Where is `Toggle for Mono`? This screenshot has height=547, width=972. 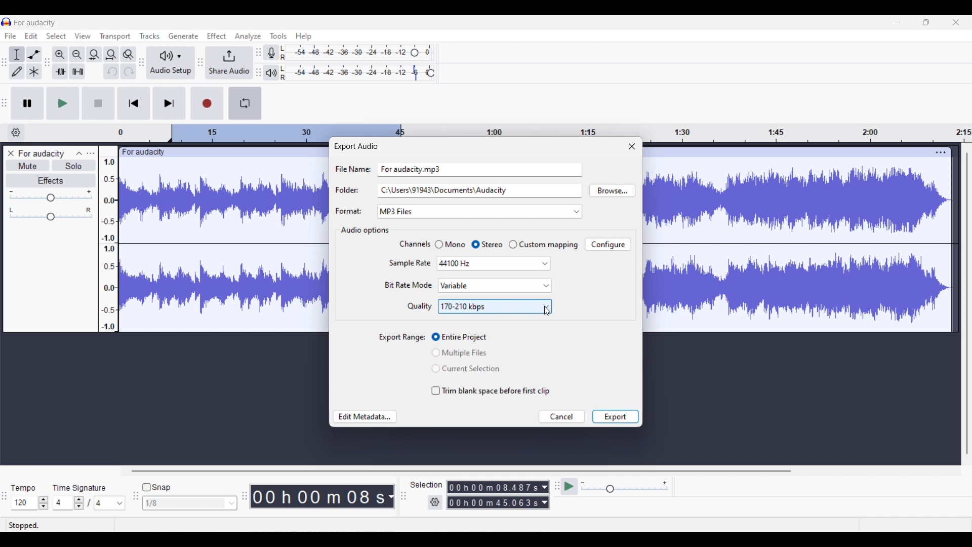
Toggle for Mono is located at coordinates (450, 244).